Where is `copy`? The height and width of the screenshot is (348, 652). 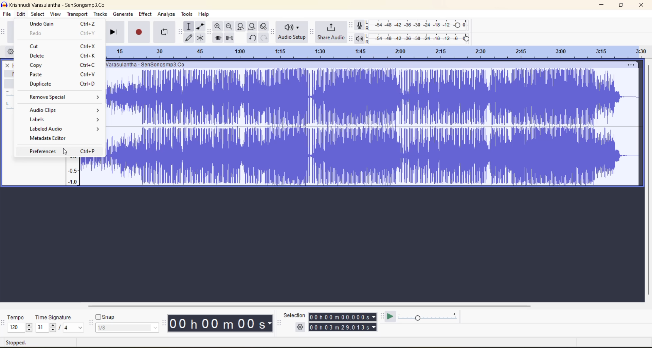
copy is located at coordinates (61, 64).